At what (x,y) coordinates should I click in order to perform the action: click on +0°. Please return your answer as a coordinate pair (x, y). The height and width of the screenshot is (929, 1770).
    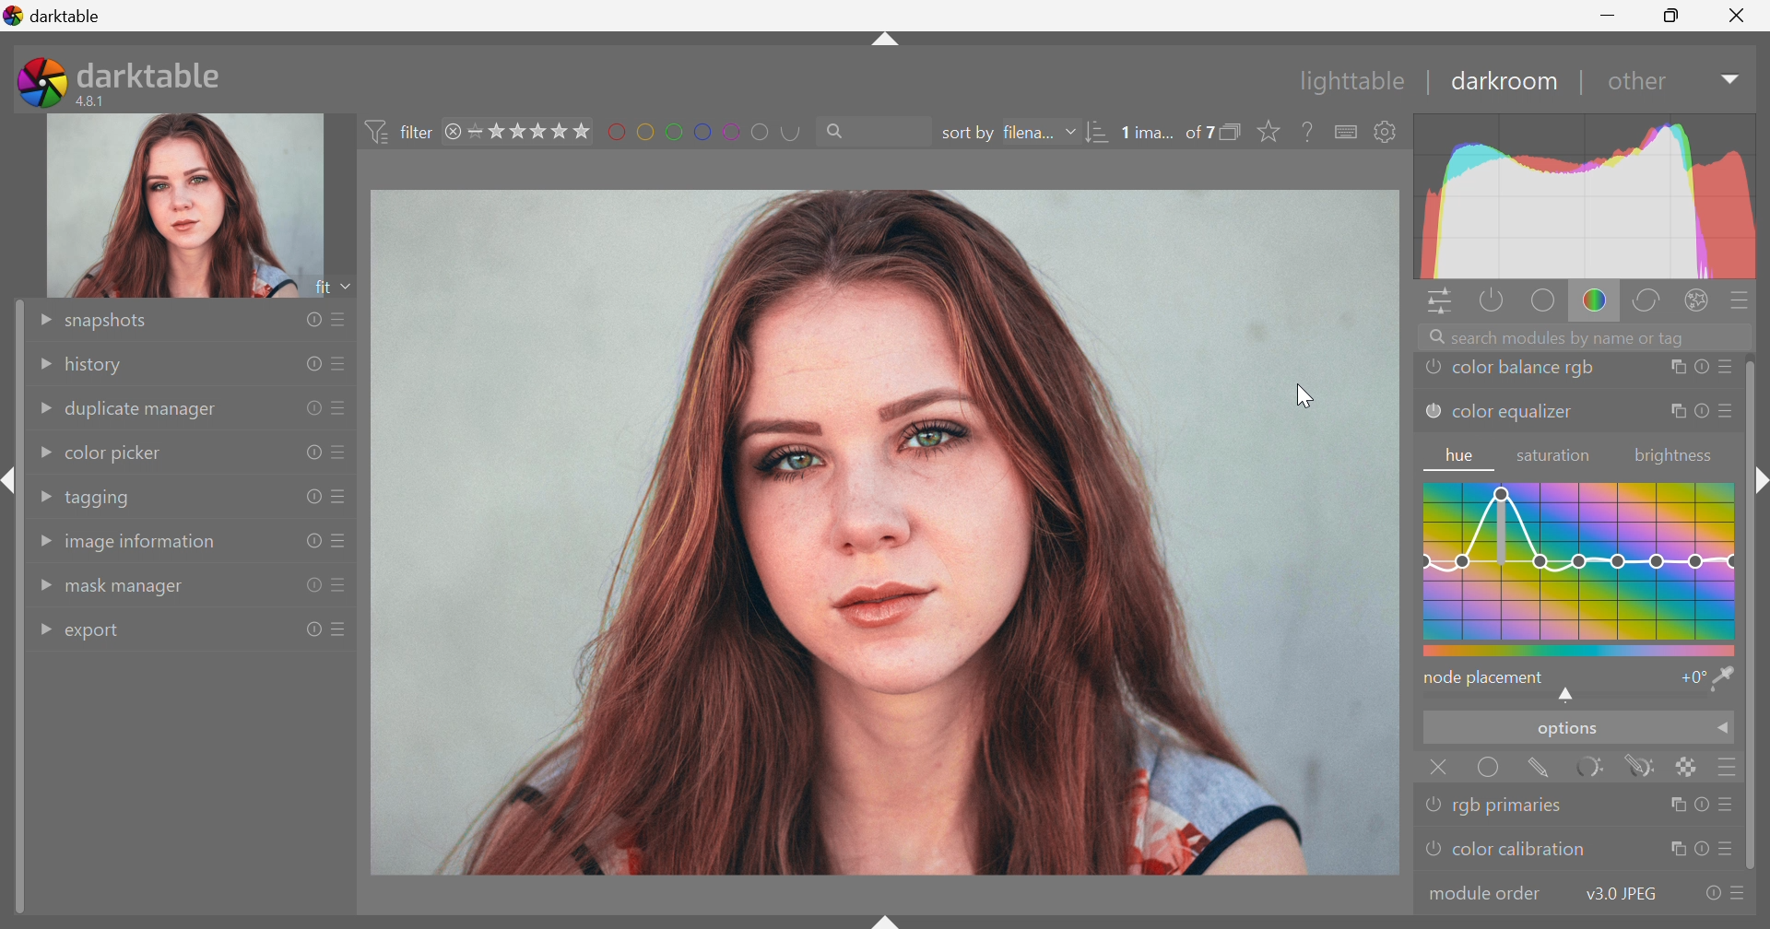
    Looking at the image, I should click on (1689, 679).